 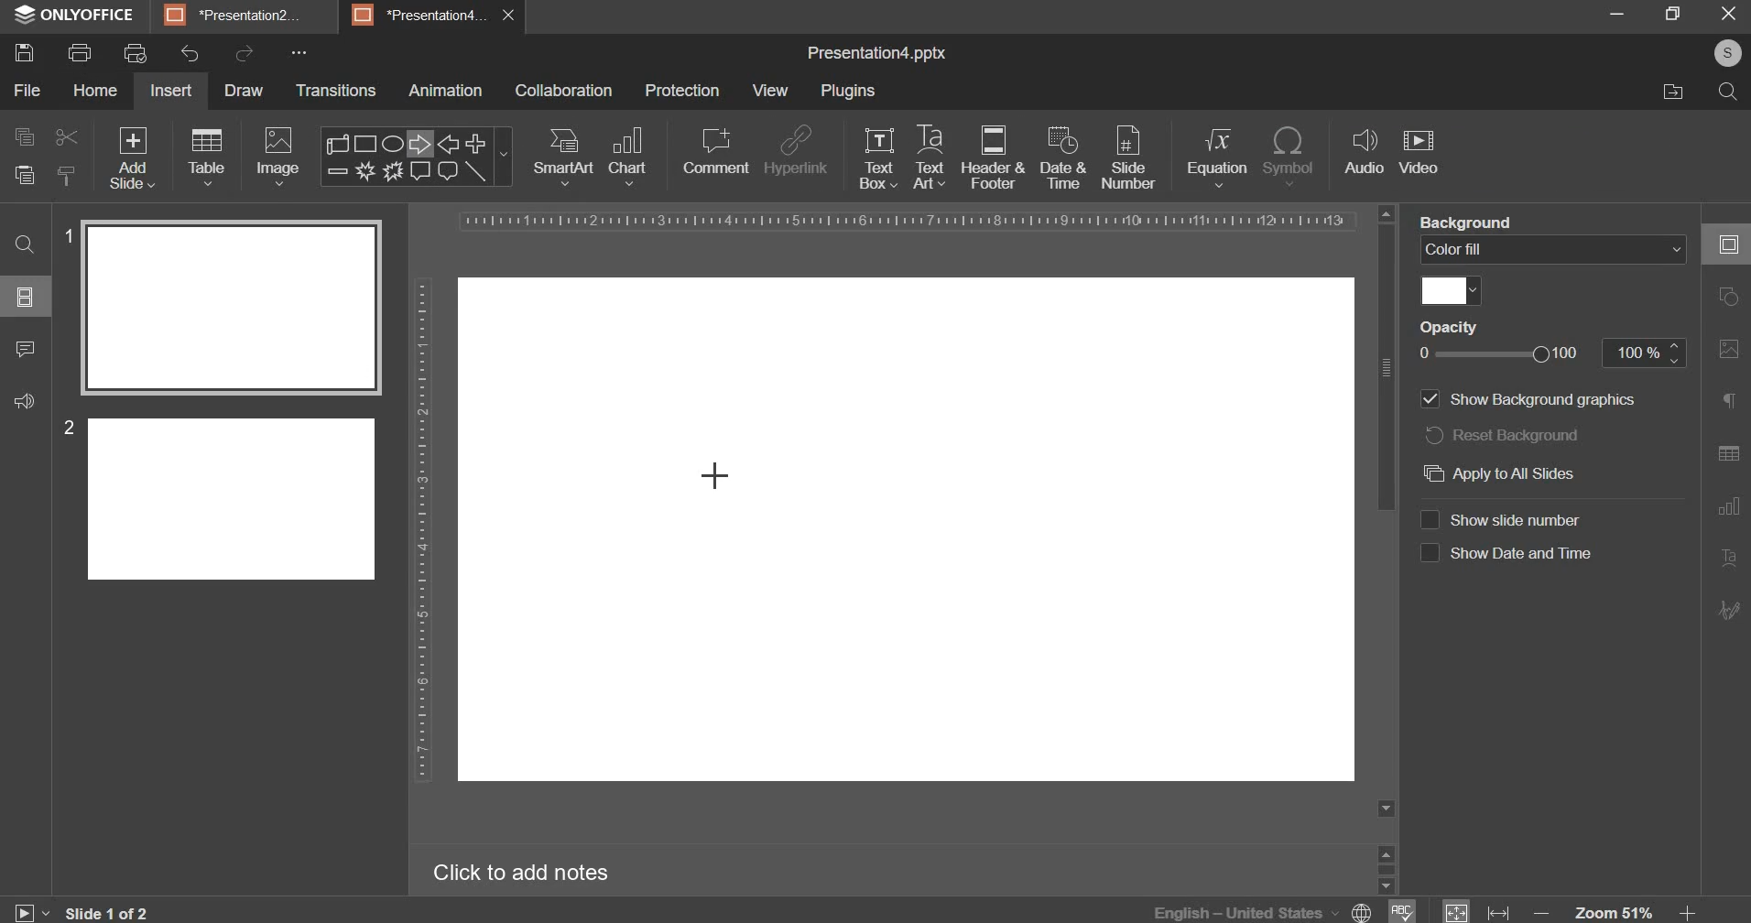 What do you see at coordinates (1474, 907) in the screenshot?
I see `fit` at bounding box center [1474, 907].